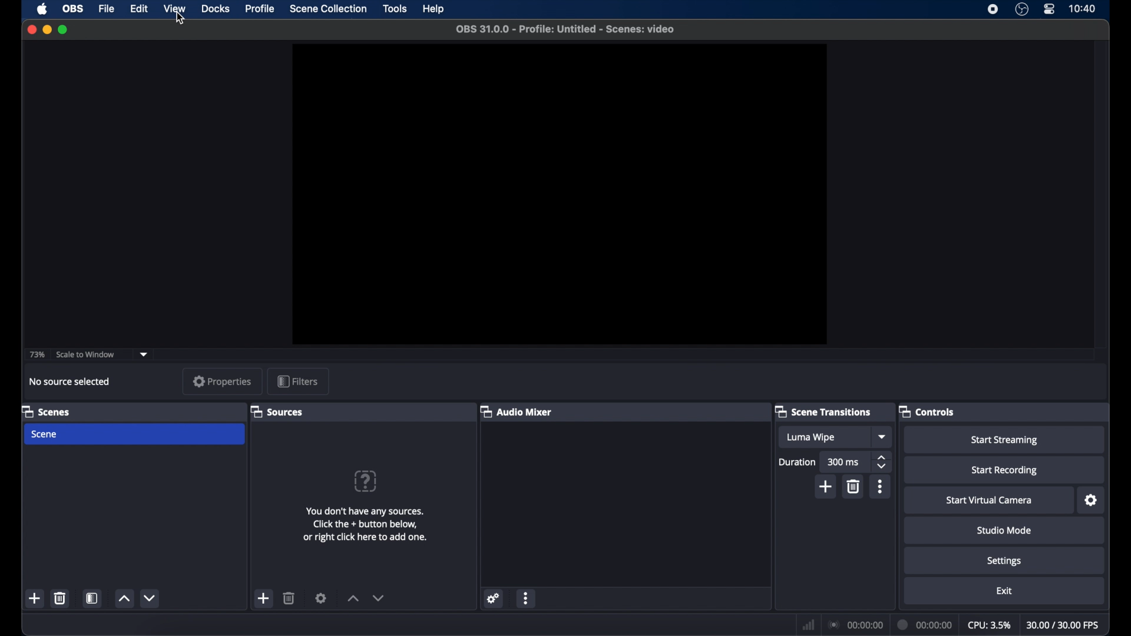 The height and width of the screenshot is (636, 1131). Describe the element at coordinates (1004, 560) in the screenshot. I see `settings` at that location.